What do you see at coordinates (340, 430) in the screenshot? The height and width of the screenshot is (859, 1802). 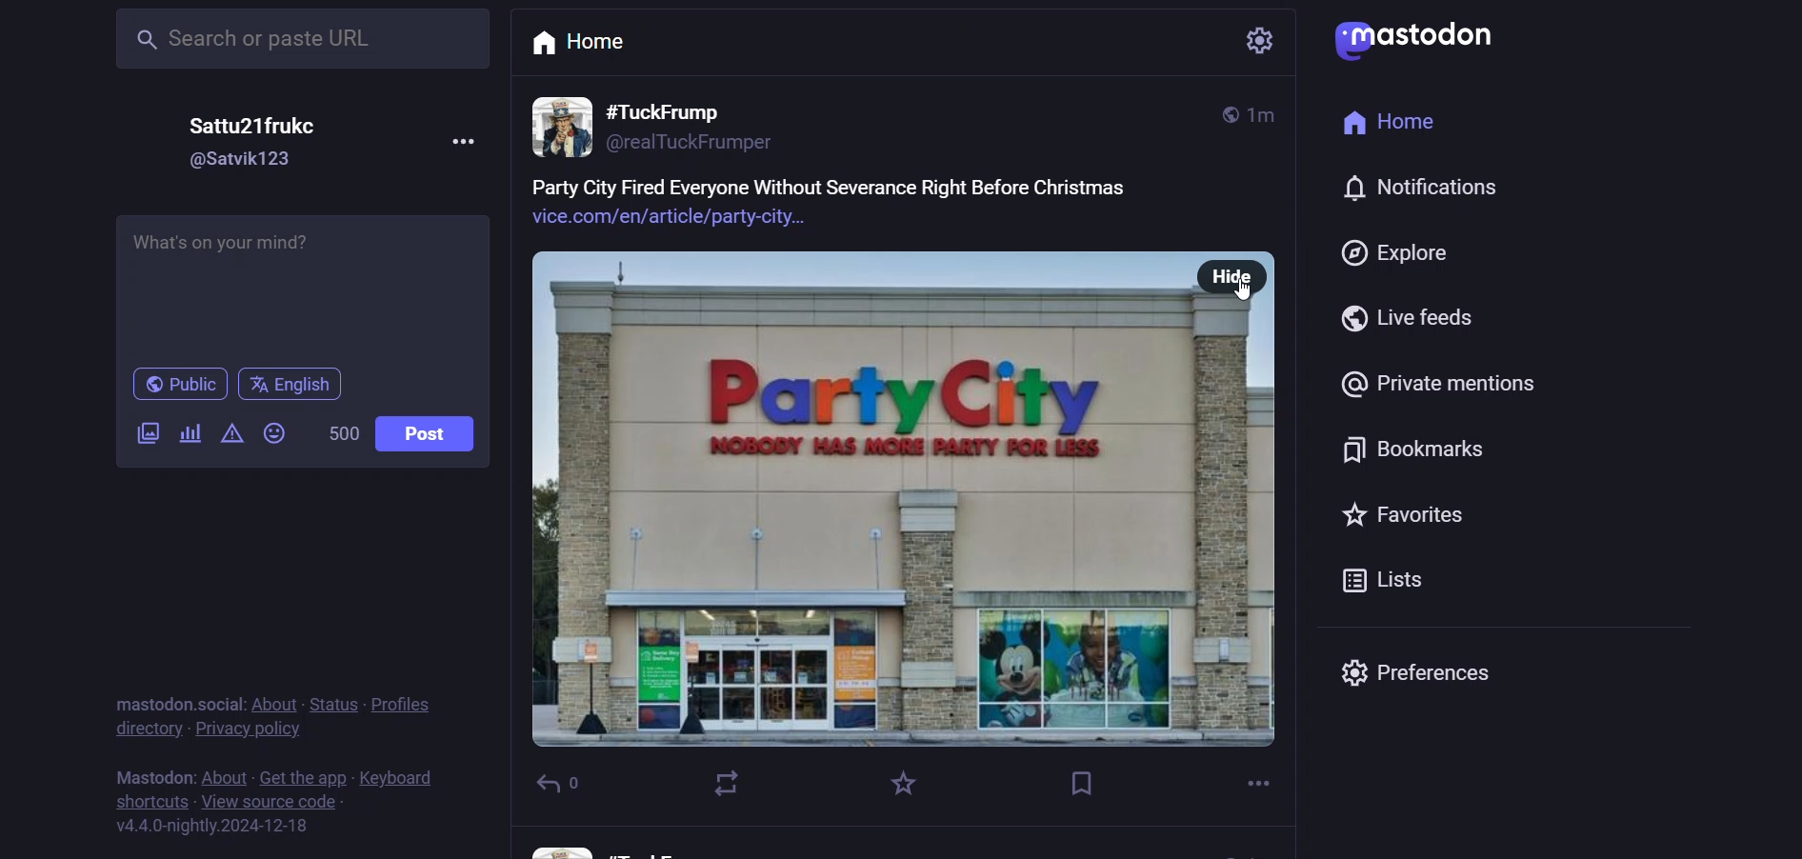 I see `word limit` at bounding box center [340, 430].